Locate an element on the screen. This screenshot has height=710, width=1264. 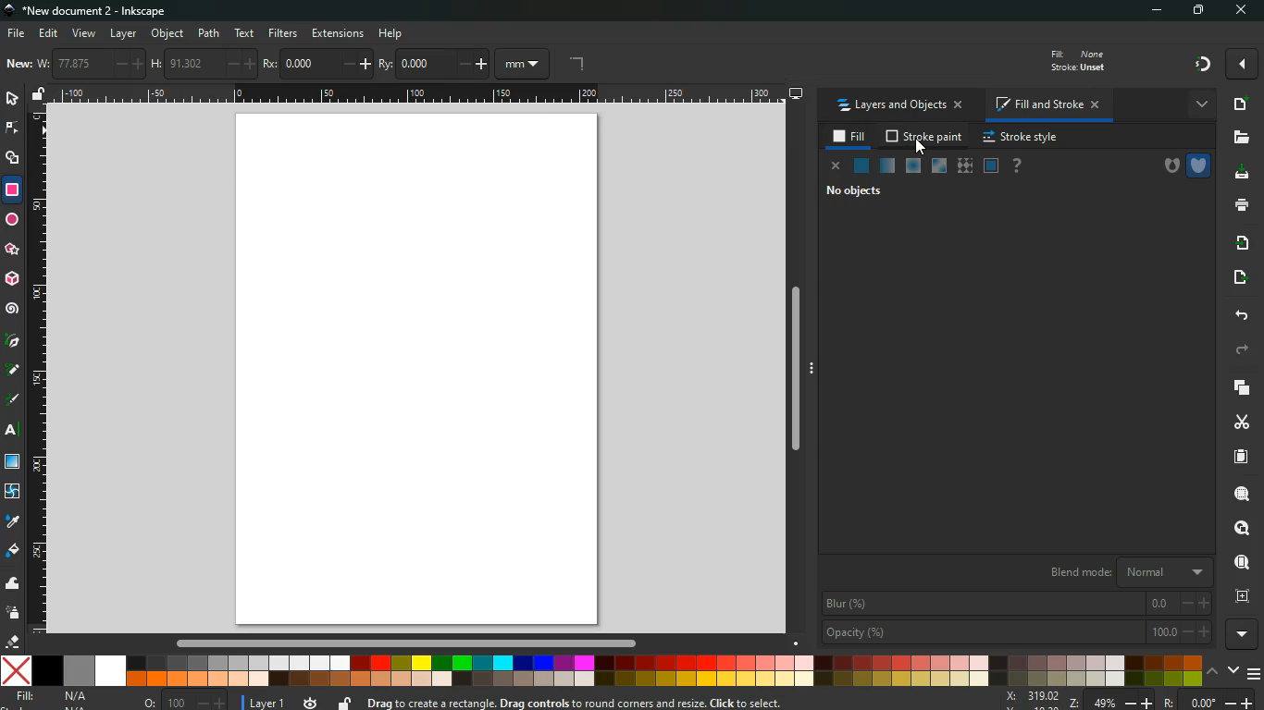
window is located at coordinates (991, 166).